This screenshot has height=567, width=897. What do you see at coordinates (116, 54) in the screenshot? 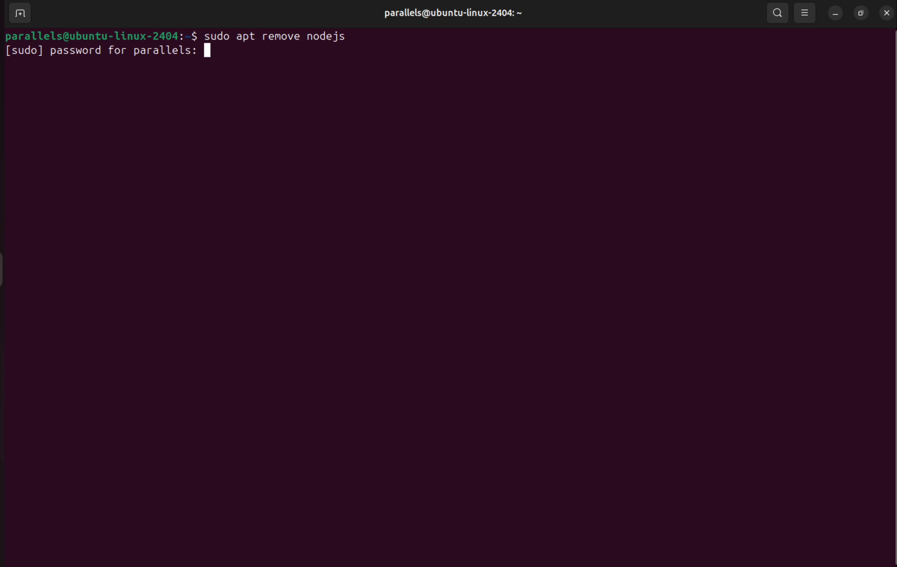
I see `[sudo] password for parallels` at bounding box center [116, 54].